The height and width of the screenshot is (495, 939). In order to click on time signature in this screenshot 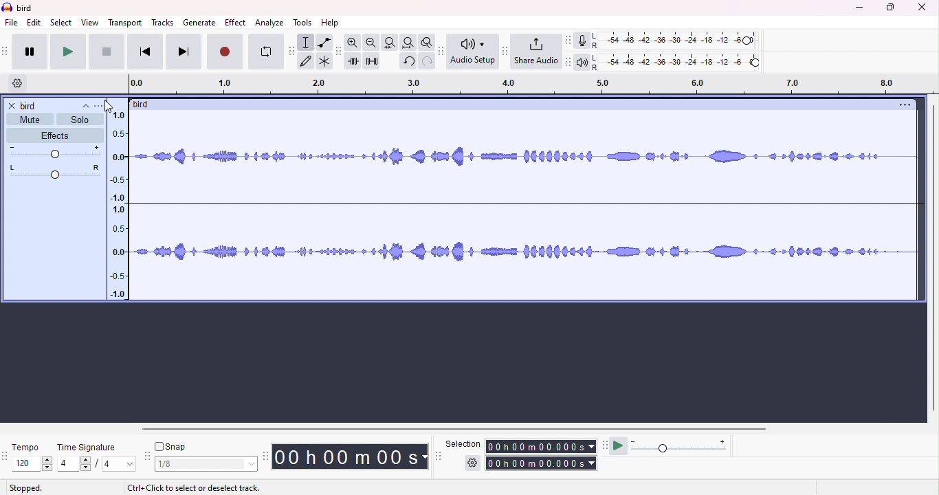, I will do `click(90, 448)`.